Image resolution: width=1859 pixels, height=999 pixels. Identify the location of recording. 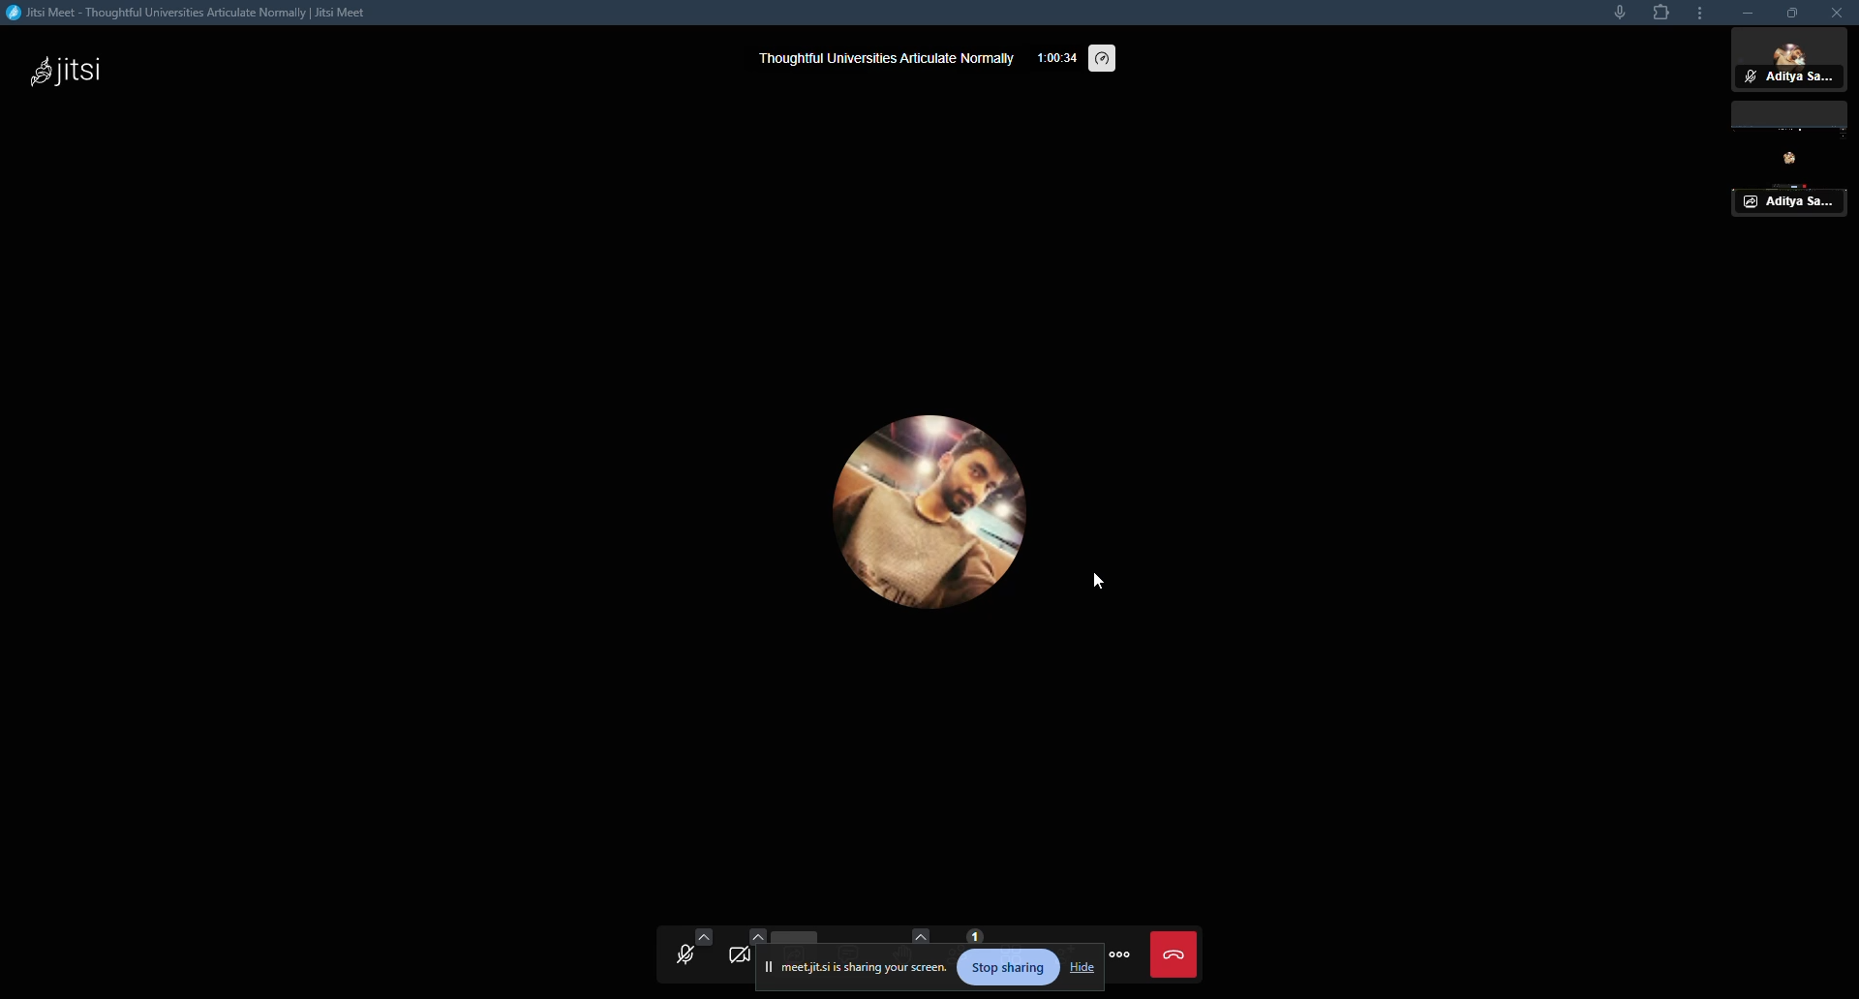
(1792, 166).